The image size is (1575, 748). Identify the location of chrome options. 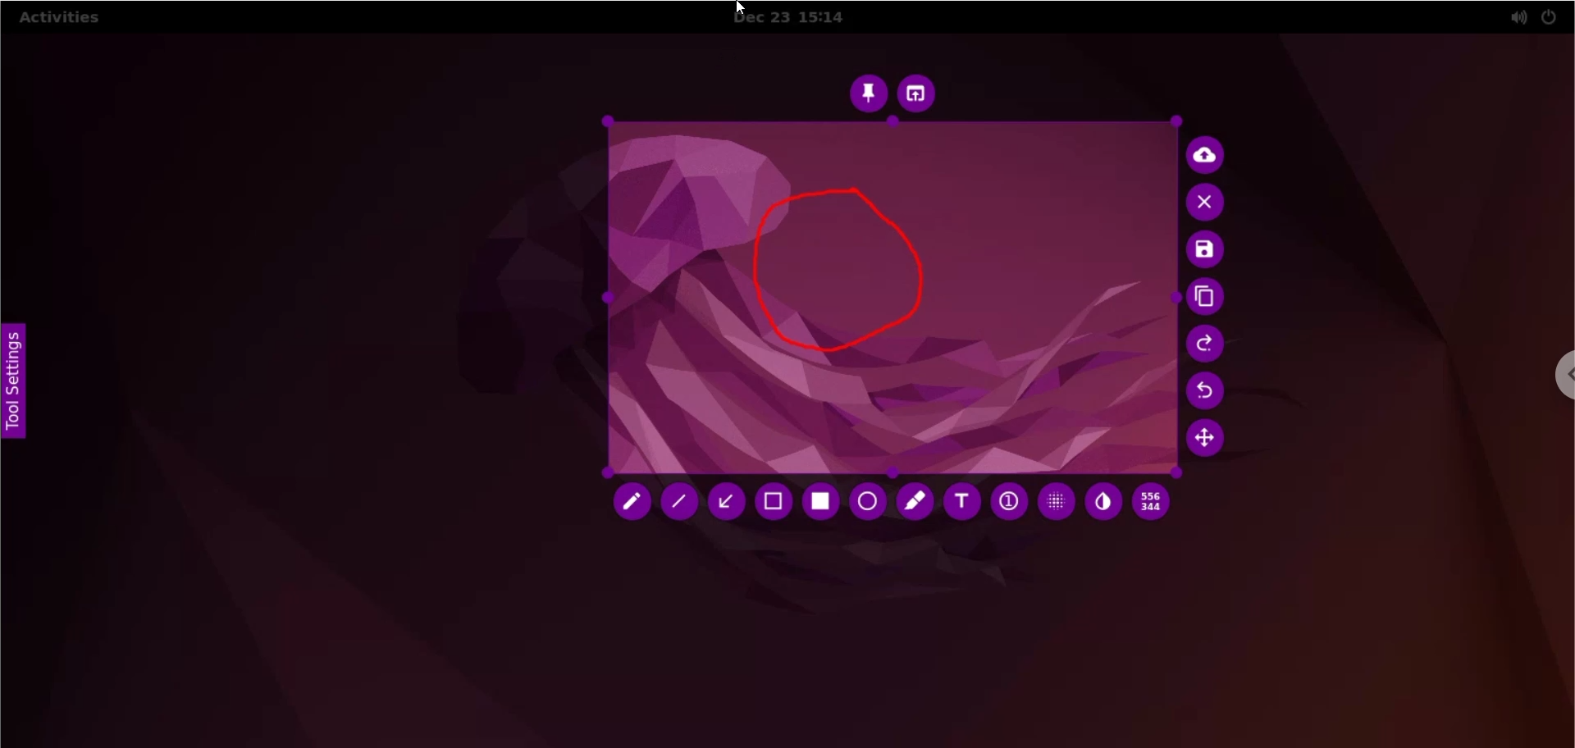
(1552, 373).